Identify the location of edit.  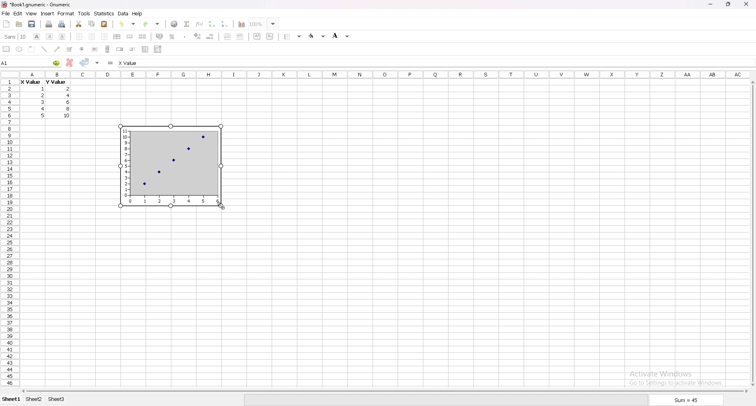
(18, 13).